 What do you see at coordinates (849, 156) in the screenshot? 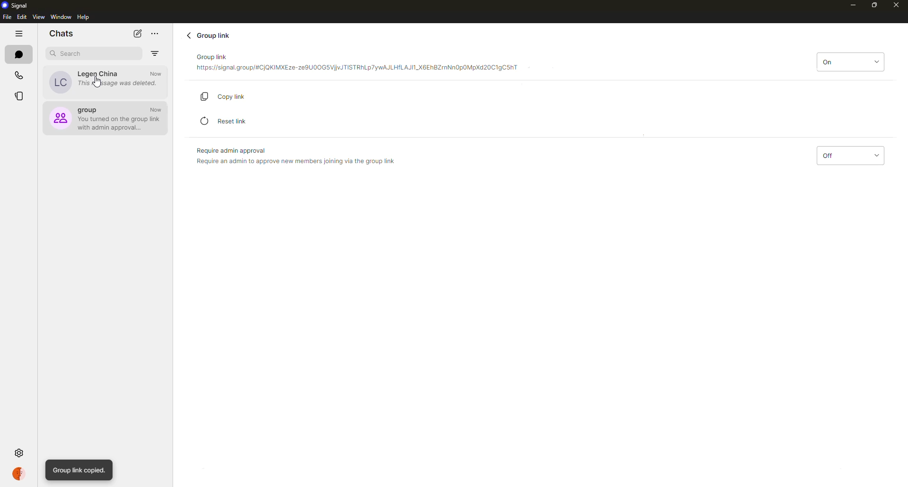
I see `off` at bounding box center [849, 156].